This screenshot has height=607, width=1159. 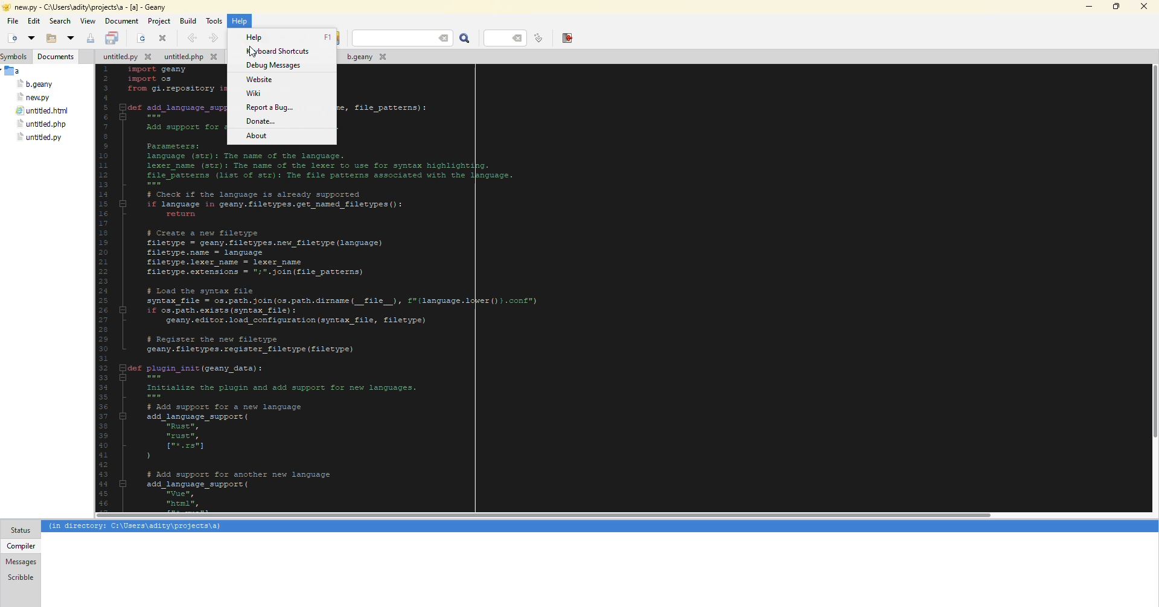 I want to click on document, so click(x=121, y=21).